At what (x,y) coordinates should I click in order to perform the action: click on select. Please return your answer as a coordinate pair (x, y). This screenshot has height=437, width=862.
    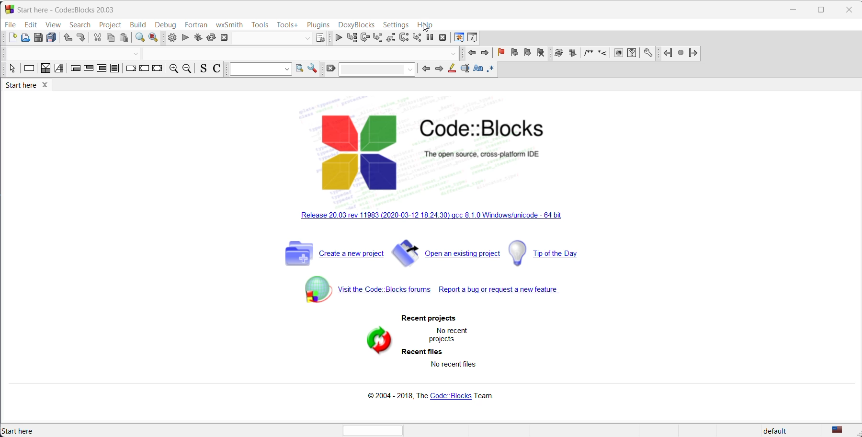
    Looking at the image, I should click on (9, 69).